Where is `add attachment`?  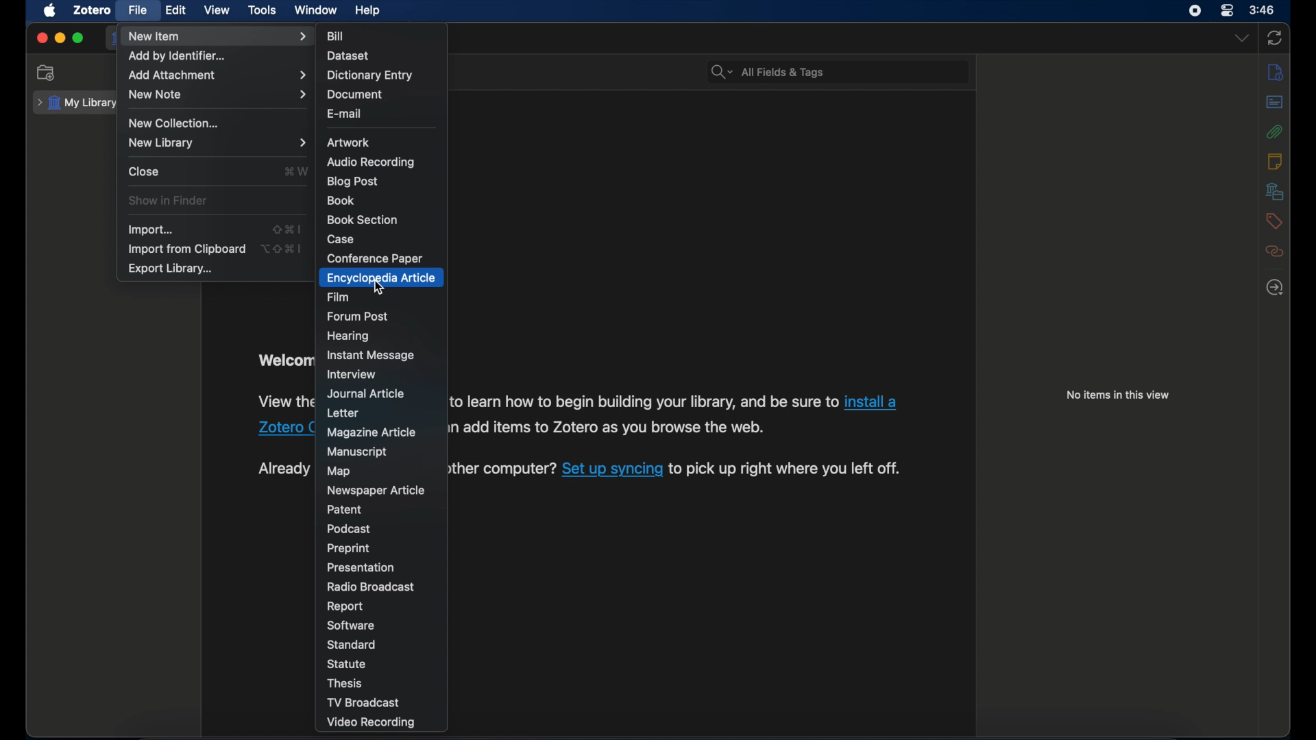 add attachment is located at coordinates (219, 75).